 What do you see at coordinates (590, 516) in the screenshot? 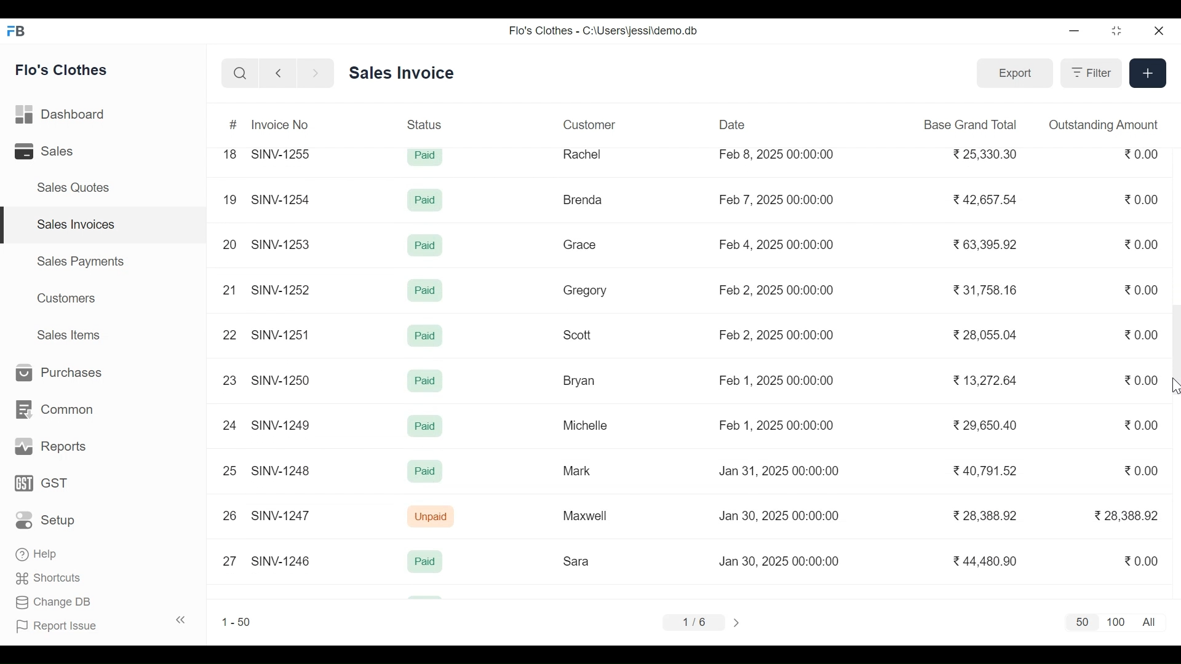
I see `Maxwell` at bounding box center [590, 516].